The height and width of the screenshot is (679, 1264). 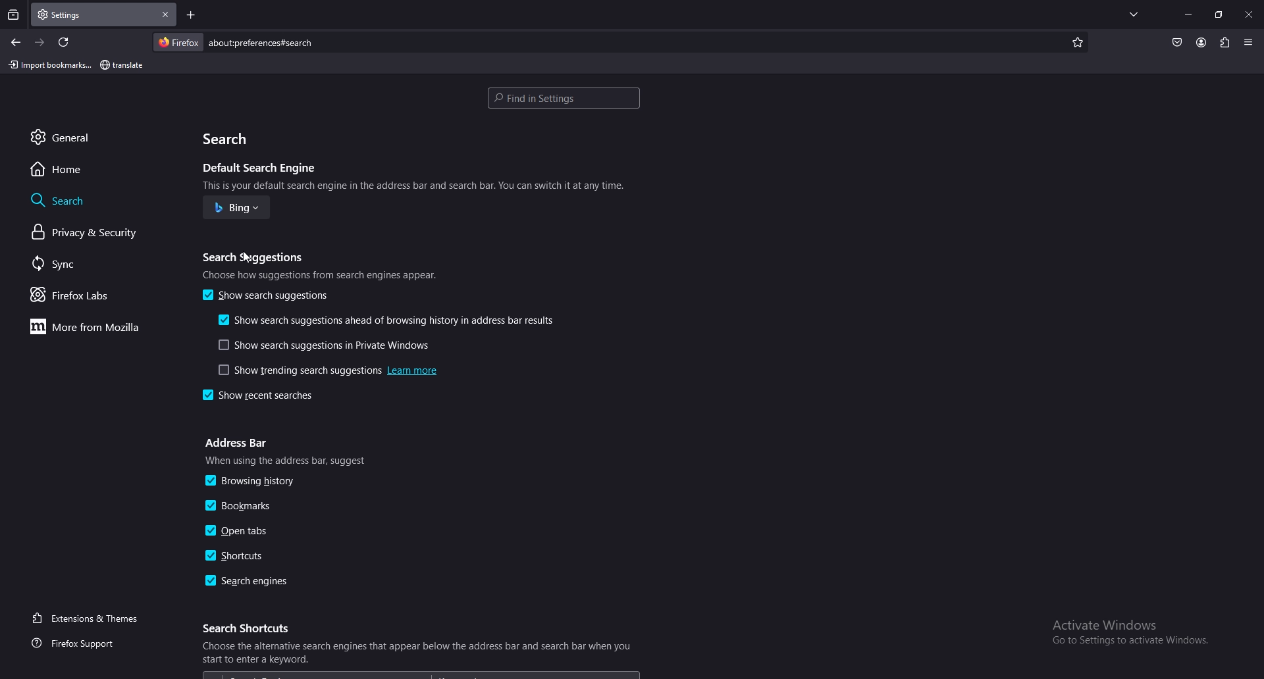 I want to click on , so click(x=255, y=256).